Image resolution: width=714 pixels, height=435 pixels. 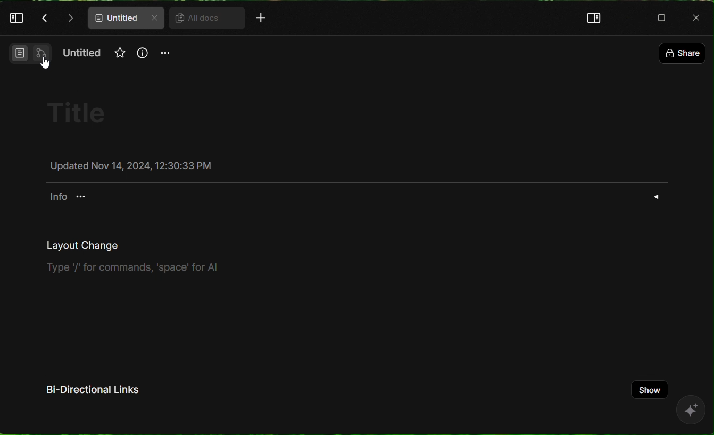 I want to click on Project info, so click(x=66, y=196).